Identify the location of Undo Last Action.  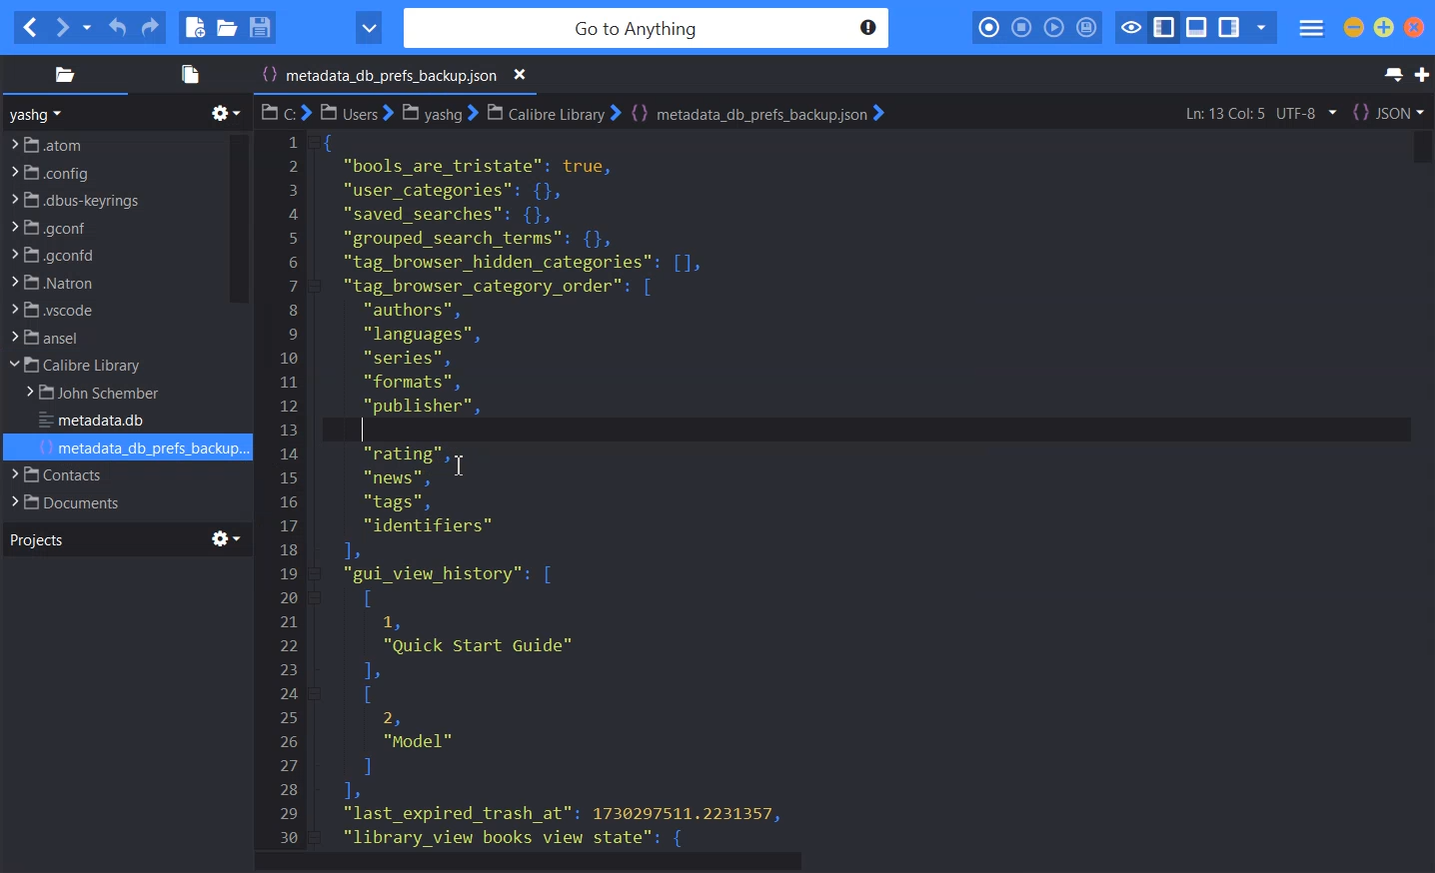
(119, 28).